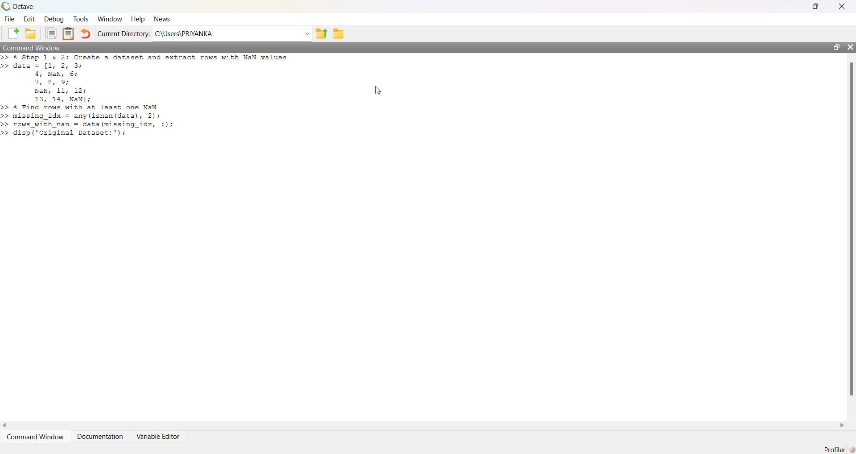  Describe the element at coordinates (790, 6) in the screenshot. I see `minimize` at that location.